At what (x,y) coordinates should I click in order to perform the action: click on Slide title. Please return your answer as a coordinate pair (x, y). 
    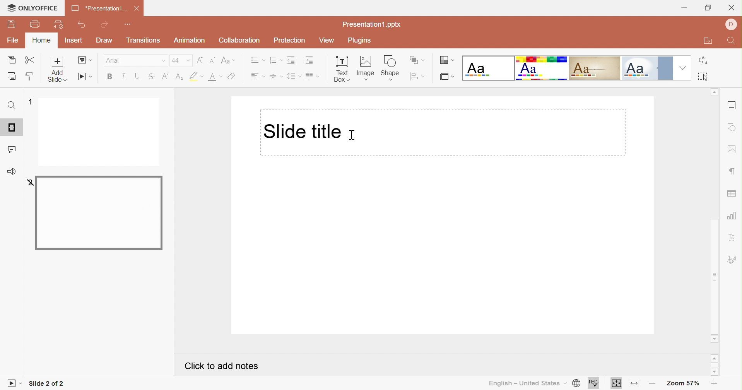
    Looking at the image, I should click on (301, 130).